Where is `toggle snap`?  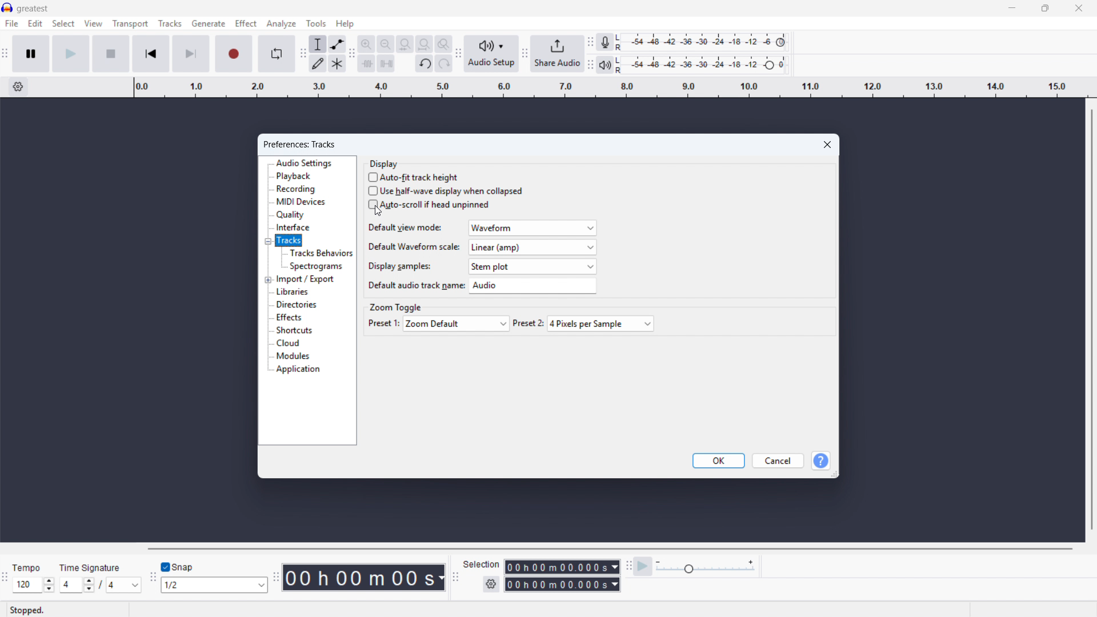
toggle snap is located at coordinates (179, 567).